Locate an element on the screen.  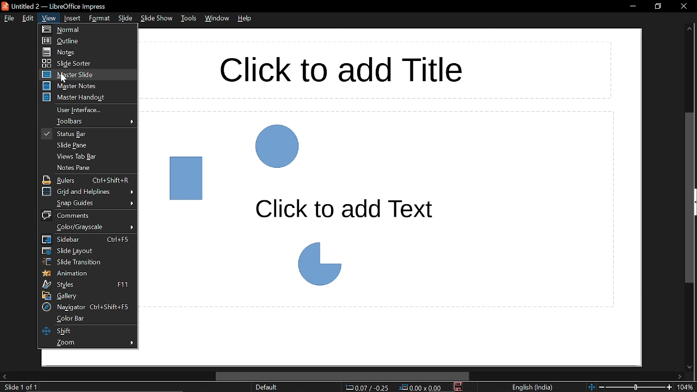
Language is located at coordinates (534, 387).